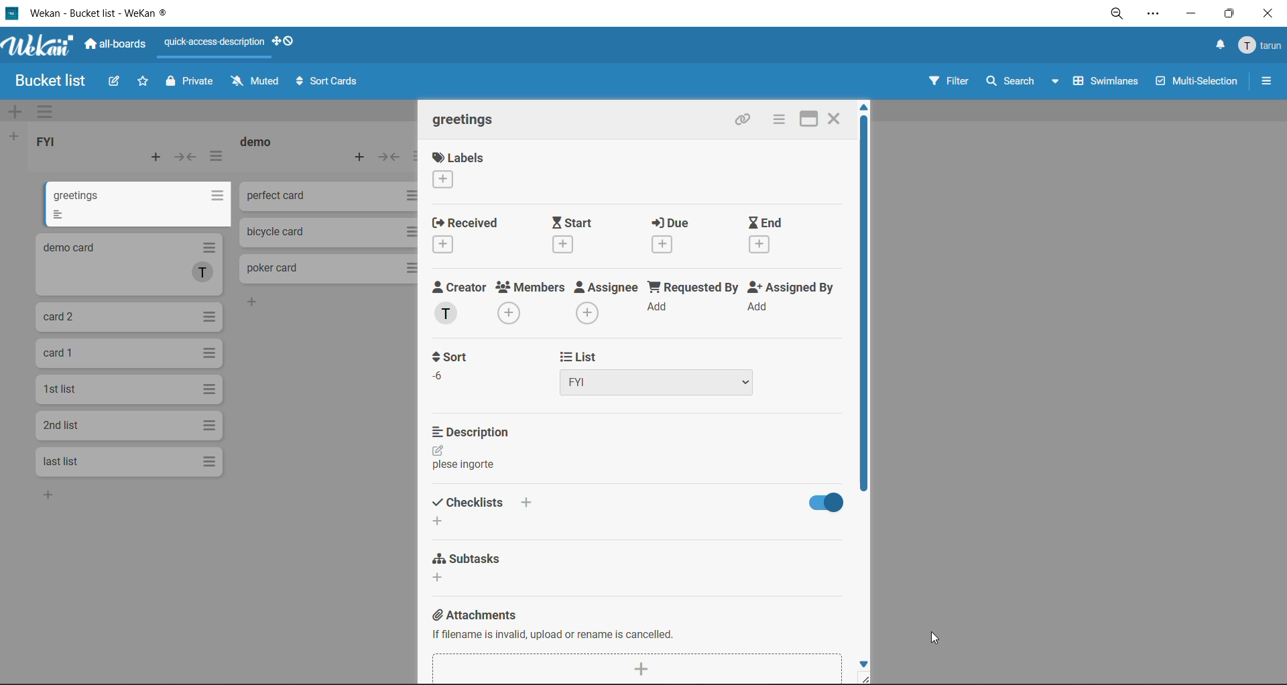 The width and height of the screenshot is (1287, 685). What do you see at coordinates (553, 635) in the screenshot?
I see `if filename is invalid, upload or rename is cancelled` at bounding box center [553, 635].